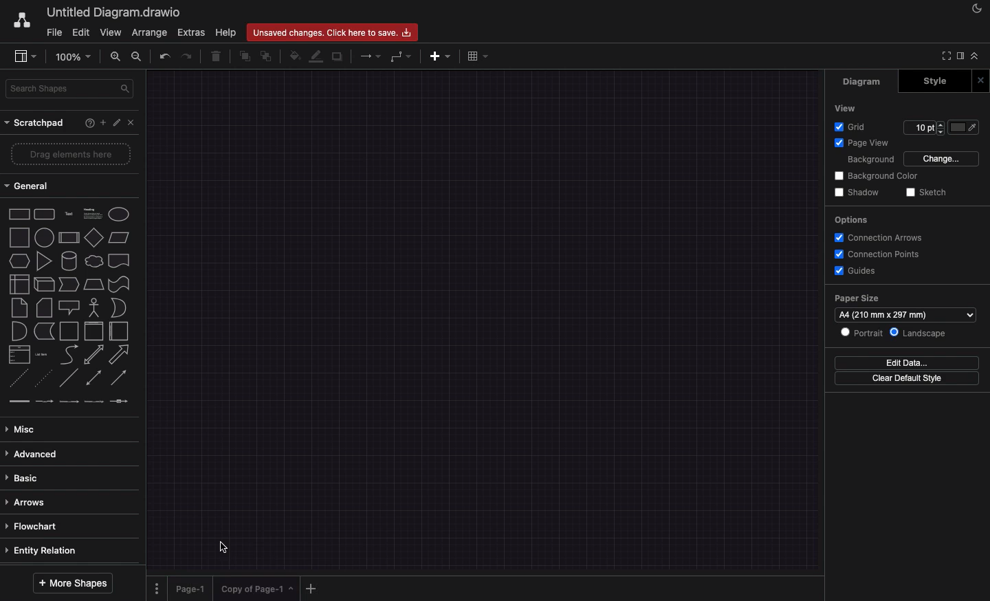 Image resolution: width=990 pixels, height=601 pixels. What do you see at coordinates (942, 159) in the screenshot?
I see `change` at bounding box center [942, 159].